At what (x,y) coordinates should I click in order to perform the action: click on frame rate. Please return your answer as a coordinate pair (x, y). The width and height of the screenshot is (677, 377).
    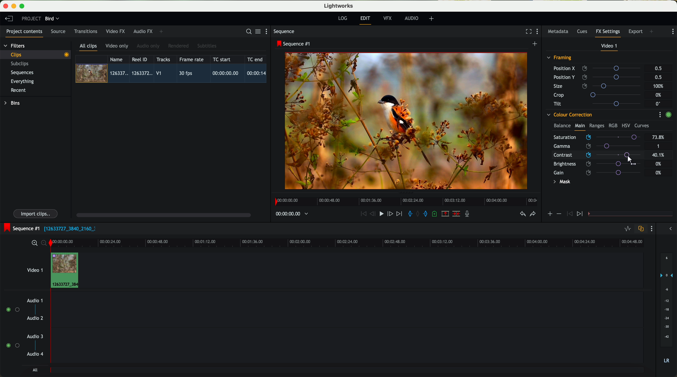
    Looking at the image, I should click on (192, 60).